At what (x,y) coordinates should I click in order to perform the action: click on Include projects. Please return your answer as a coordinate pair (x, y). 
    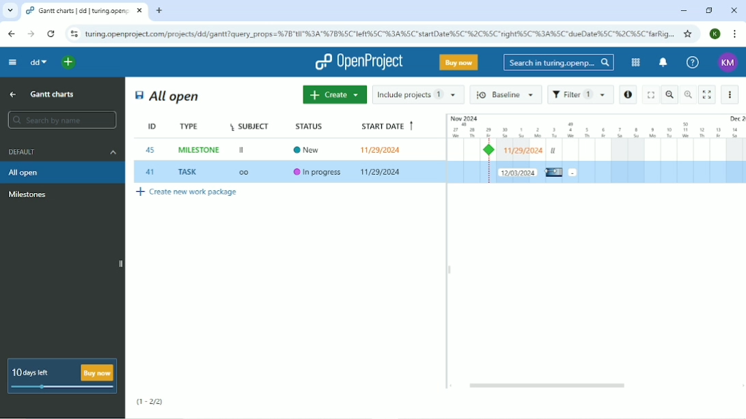
    Looking at the image, I should click on (418, 94).